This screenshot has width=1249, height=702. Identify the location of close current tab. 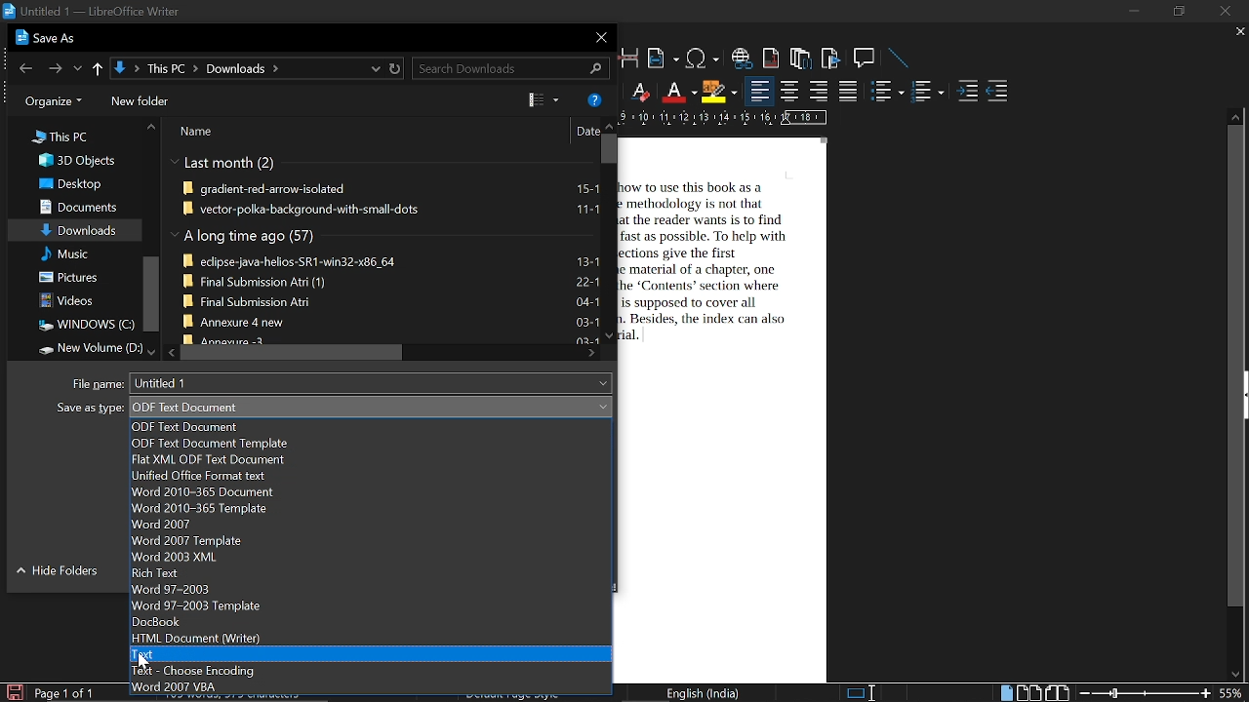
(1235, 32).